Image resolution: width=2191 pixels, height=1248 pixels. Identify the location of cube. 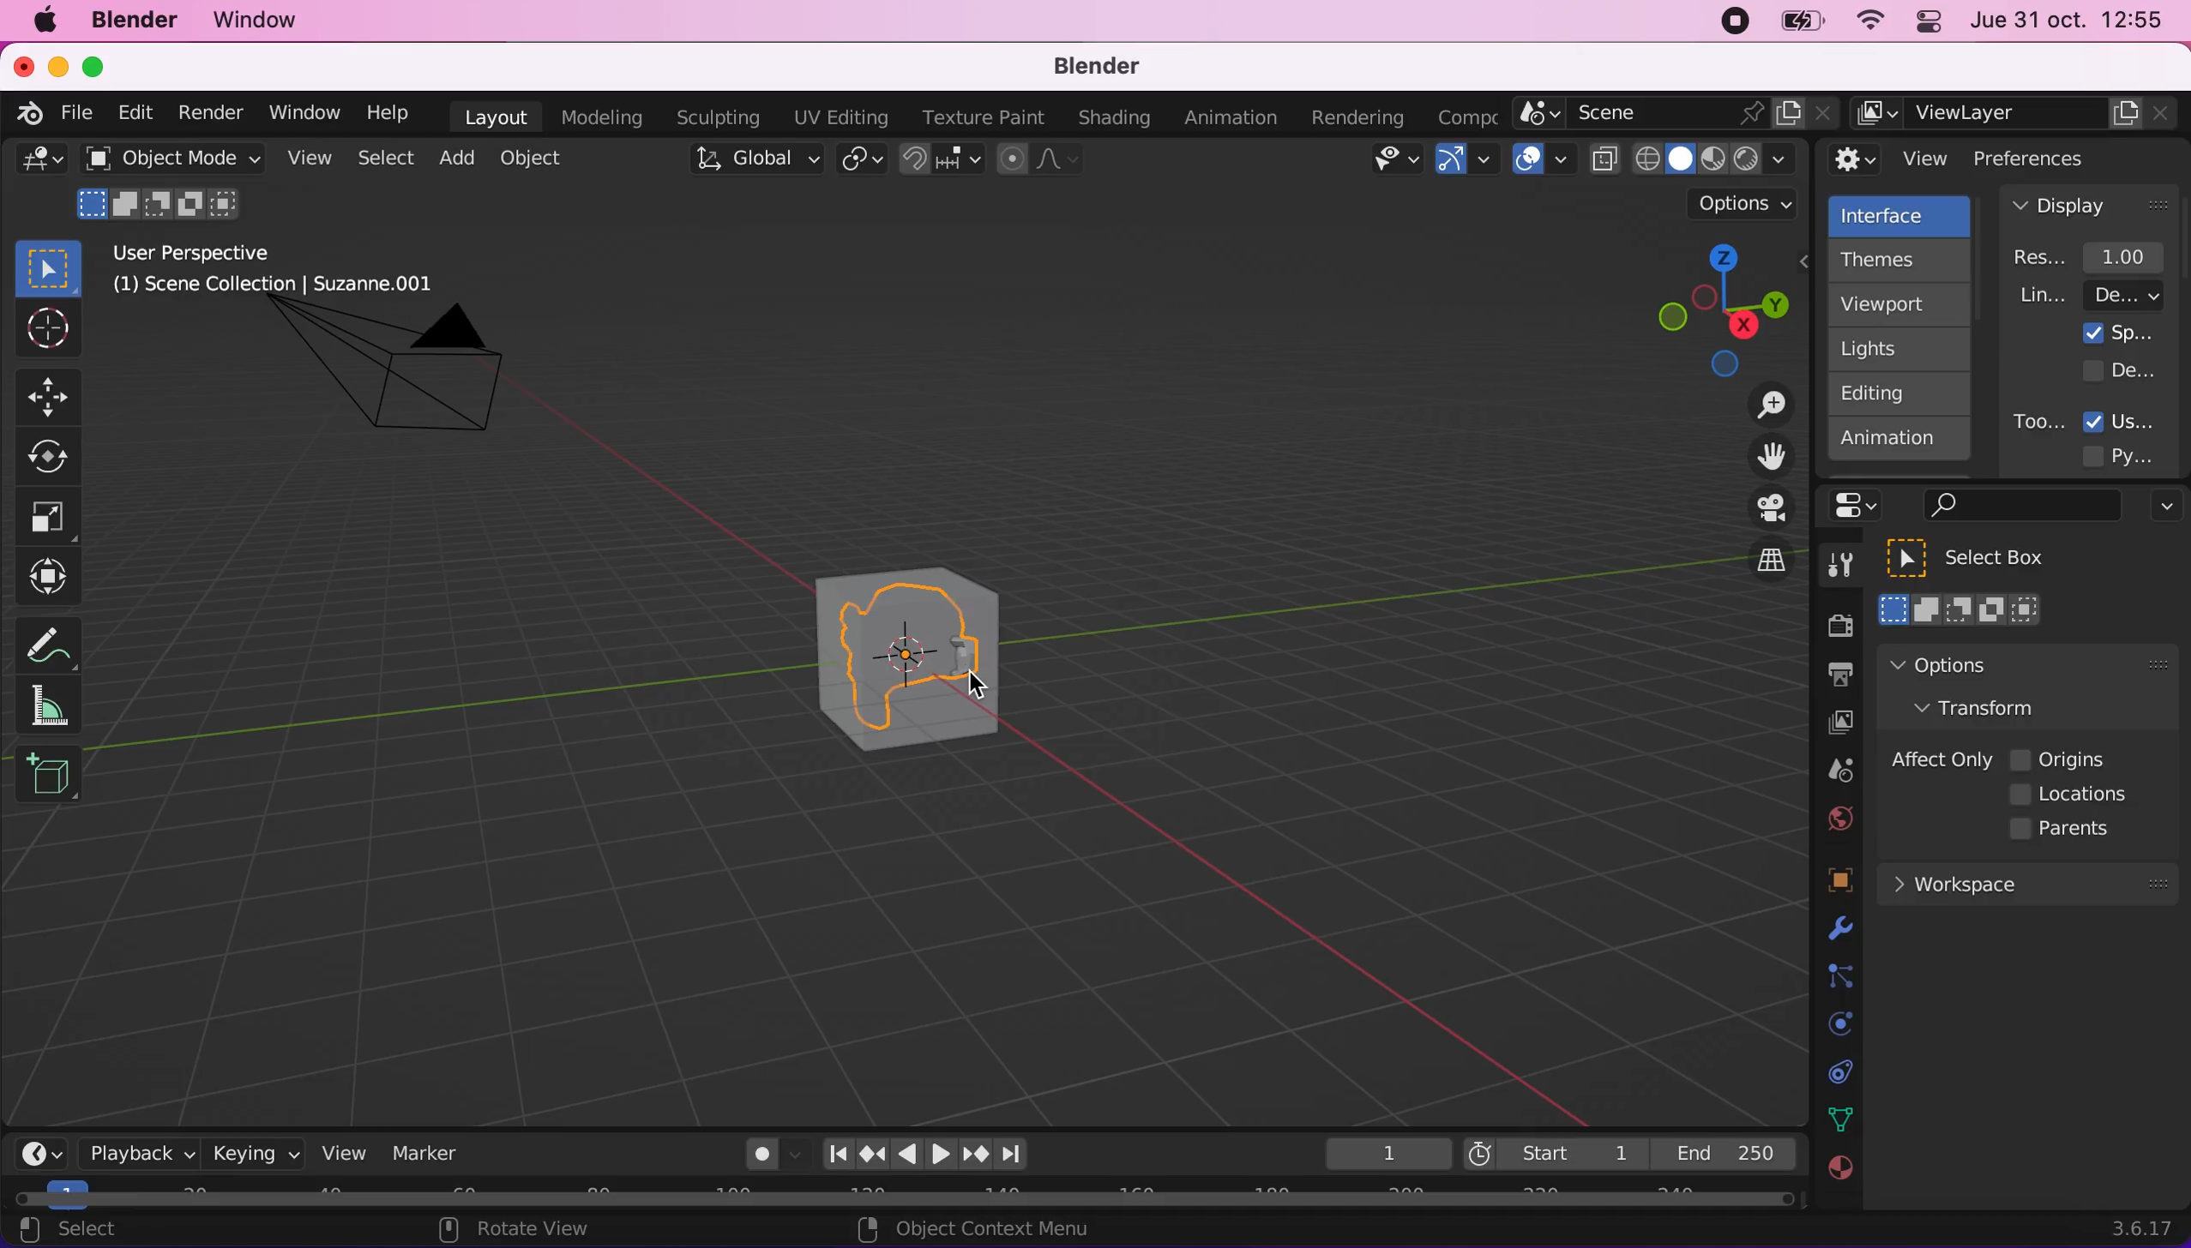
(947, 662).